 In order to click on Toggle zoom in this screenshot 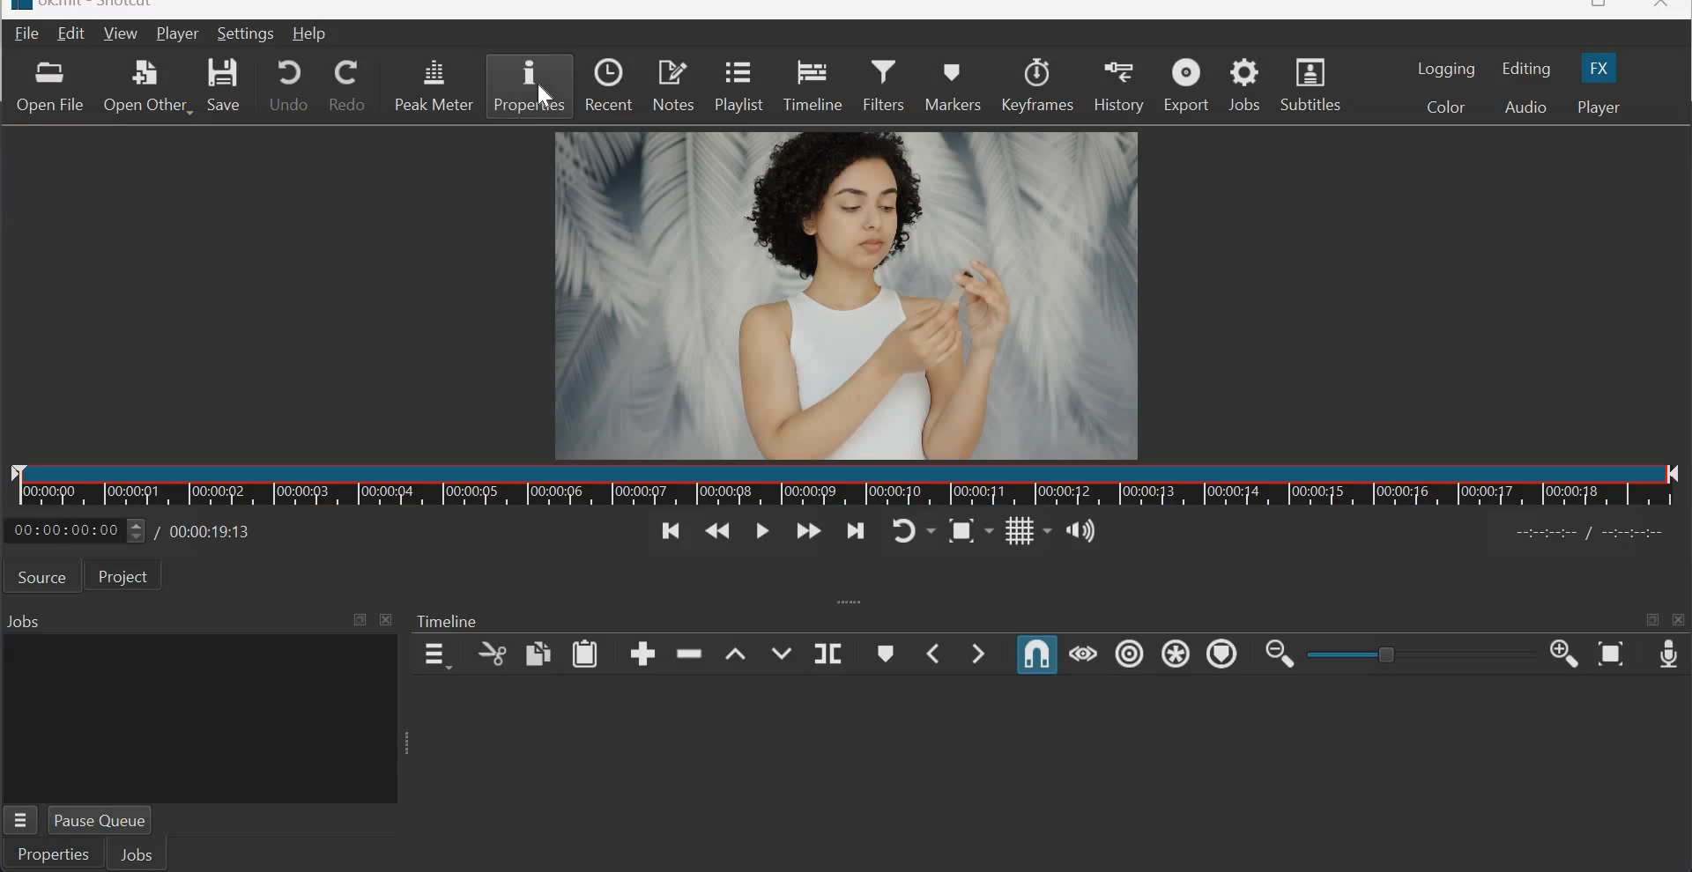, I will do `click(970, 529)`.